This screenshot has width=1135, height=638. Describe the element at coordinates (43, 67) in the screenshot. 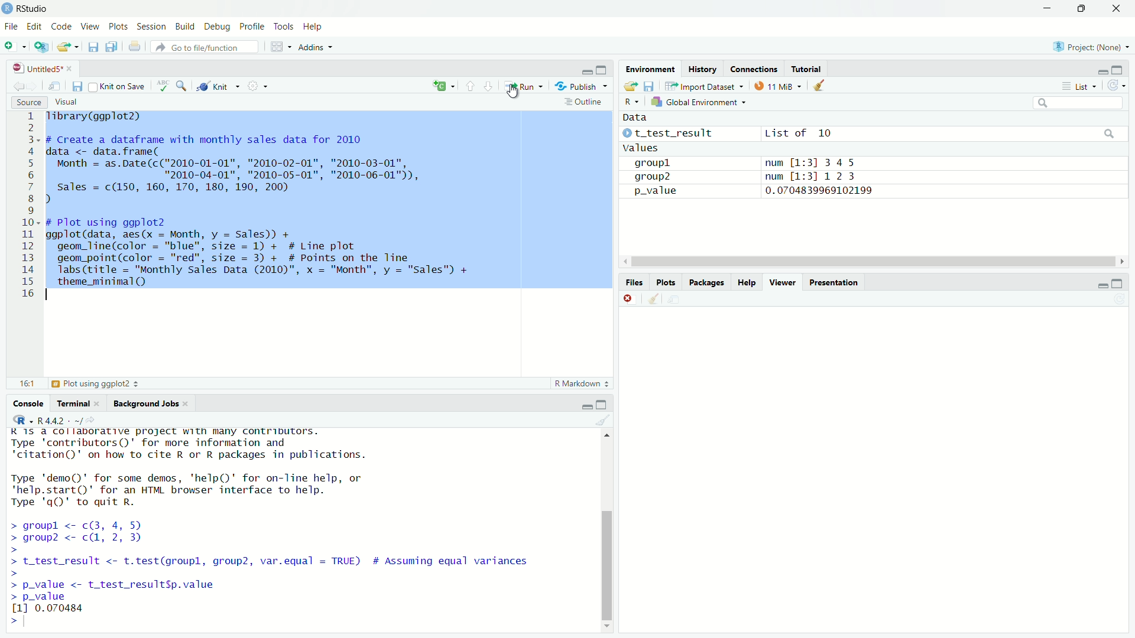

I see ` Untitleds` at that location.